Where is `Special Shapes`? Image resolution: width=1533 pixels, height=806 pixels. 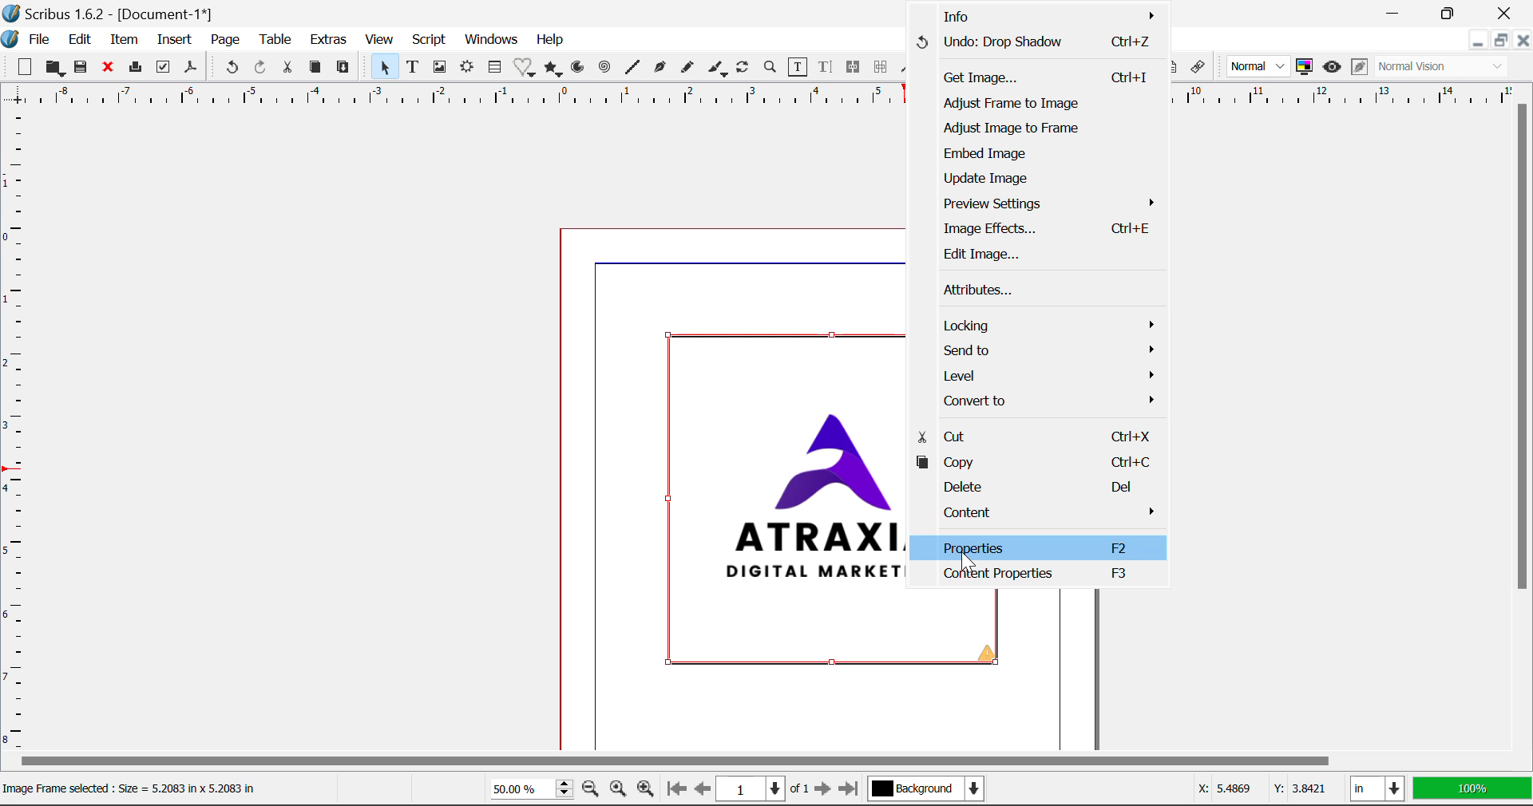
Special Shapes is located at coordinates (527, 69).